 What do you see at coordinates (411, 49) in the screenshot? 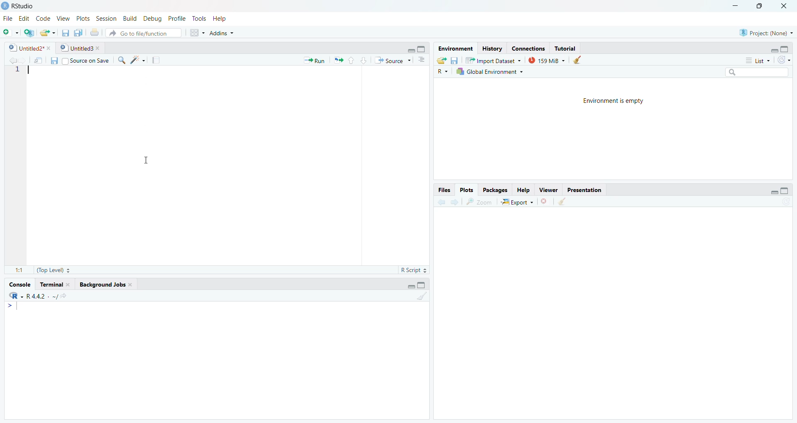
I see `Minimize` at bounding box center [411, 49].